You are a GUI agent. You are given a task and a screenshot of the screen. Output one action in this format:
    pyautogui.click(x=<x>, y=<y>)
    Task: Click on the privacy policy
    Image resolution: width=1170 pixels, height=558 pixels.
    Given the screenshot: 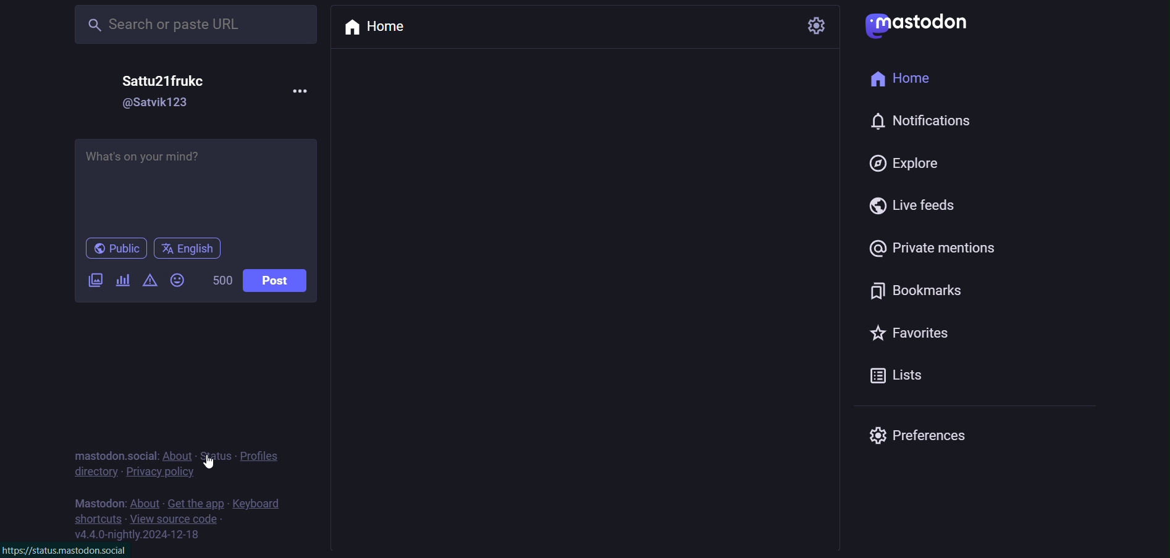 What is the action you would take?
    pyautogui.click(x=159, y=472)
    